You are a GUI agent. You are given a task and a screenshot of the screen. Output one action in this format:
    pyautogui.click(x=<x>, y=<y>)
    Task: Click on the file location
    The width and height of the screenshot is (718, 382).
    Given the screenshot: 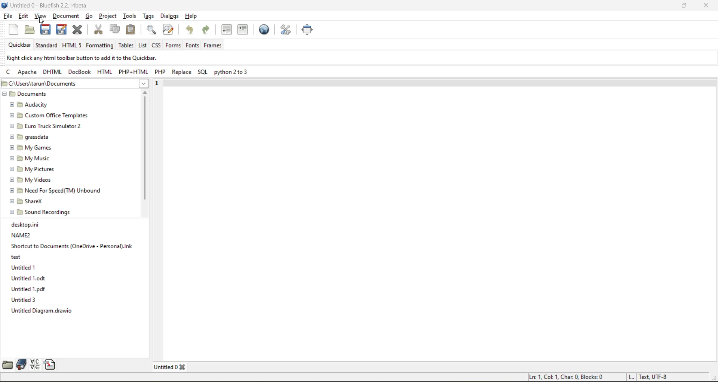 What is the action you would take?
    pyautogui.click(x=50, y=84)
    